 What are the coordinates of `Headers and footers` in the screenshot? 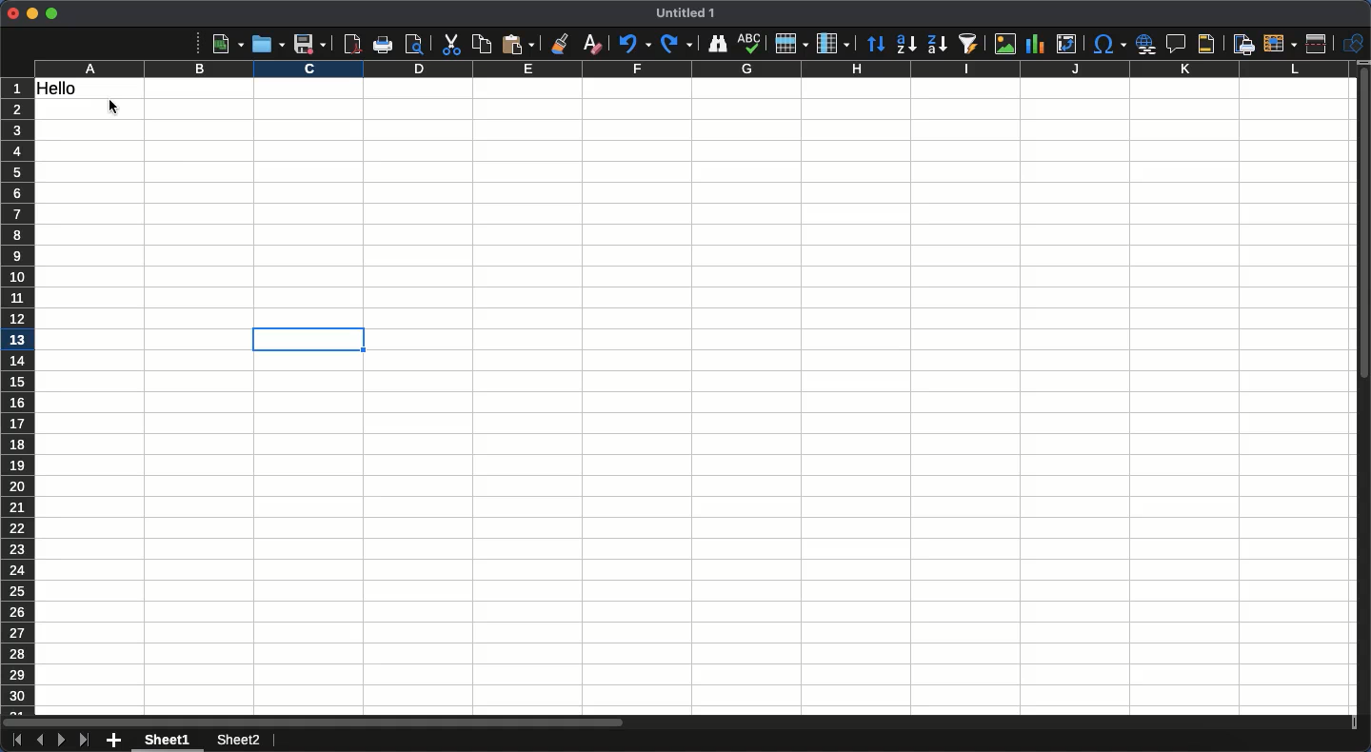 It's located at (1204, 45).